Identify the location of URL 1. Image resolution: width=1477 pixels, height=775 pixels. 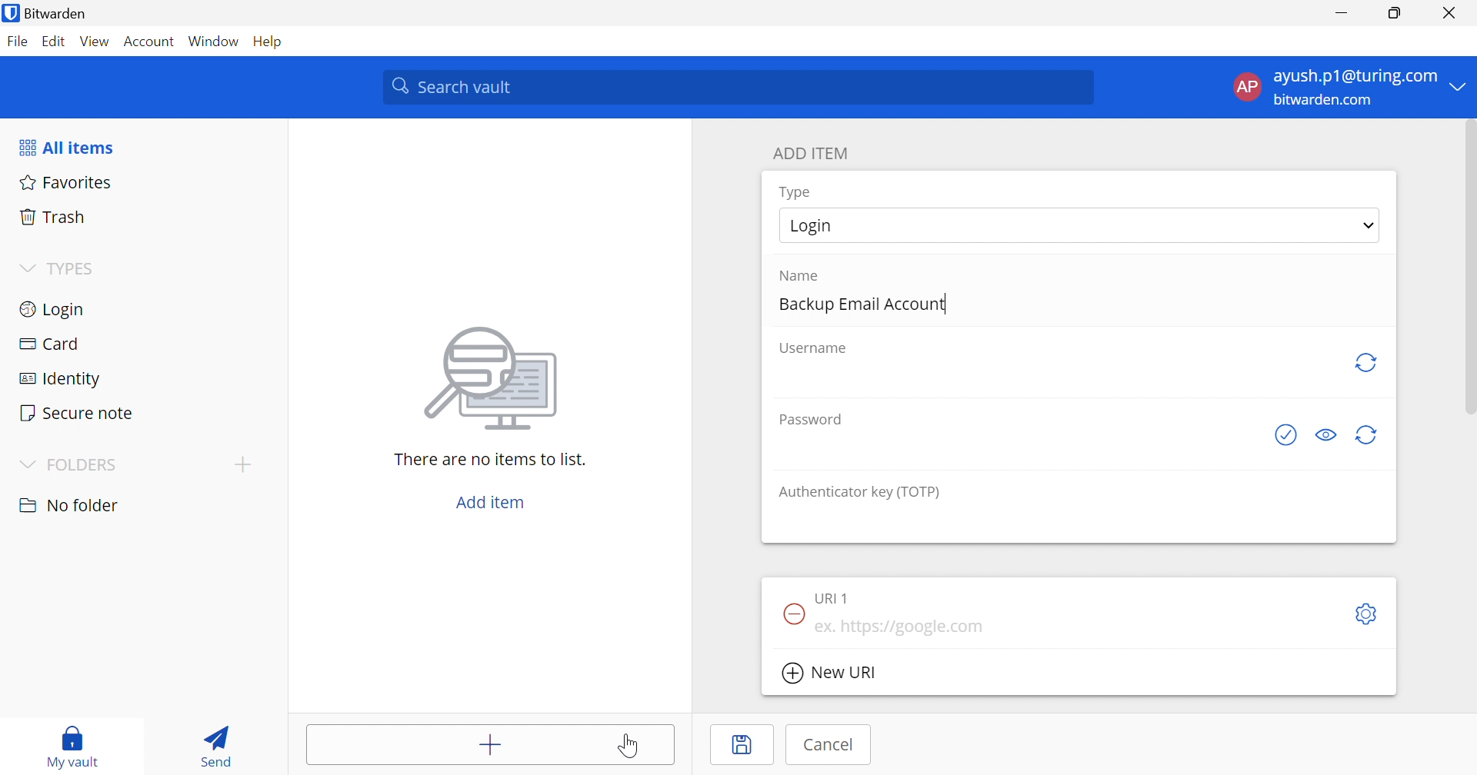
(833, 598).